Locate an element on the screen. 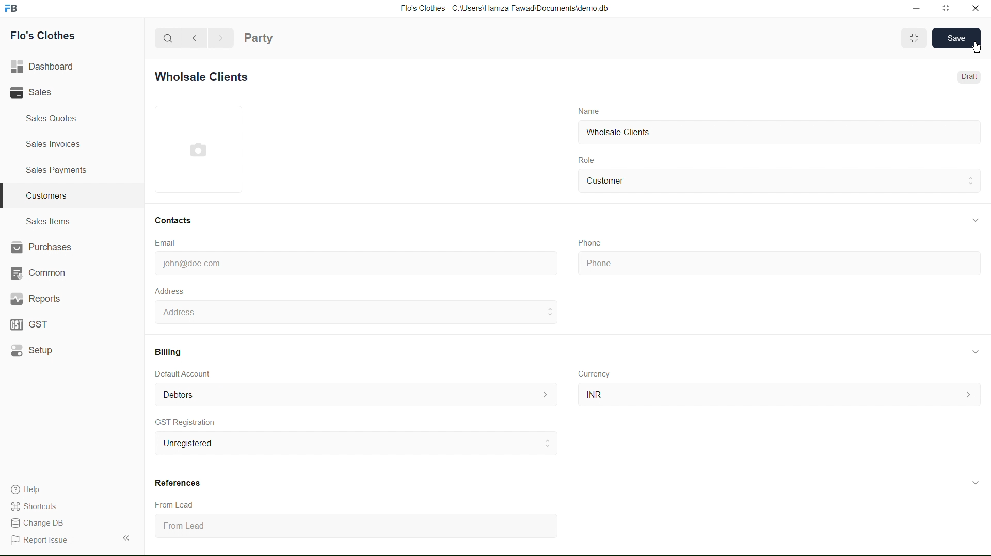 The width and height of the screenshot is (991, 556). Common is located at coordinates (38, 273).